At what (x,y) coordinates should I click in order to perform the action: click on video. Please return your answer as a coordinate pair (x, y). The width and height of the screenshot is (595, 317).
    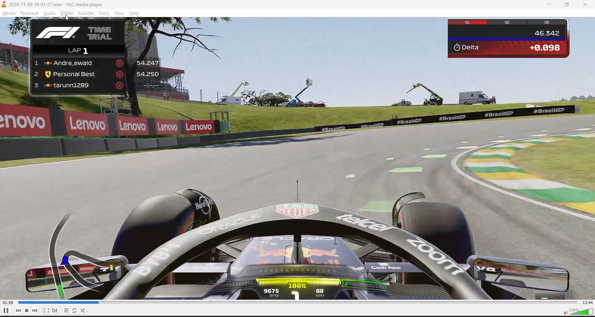
    Looking at the image, I should click on (297, 158).